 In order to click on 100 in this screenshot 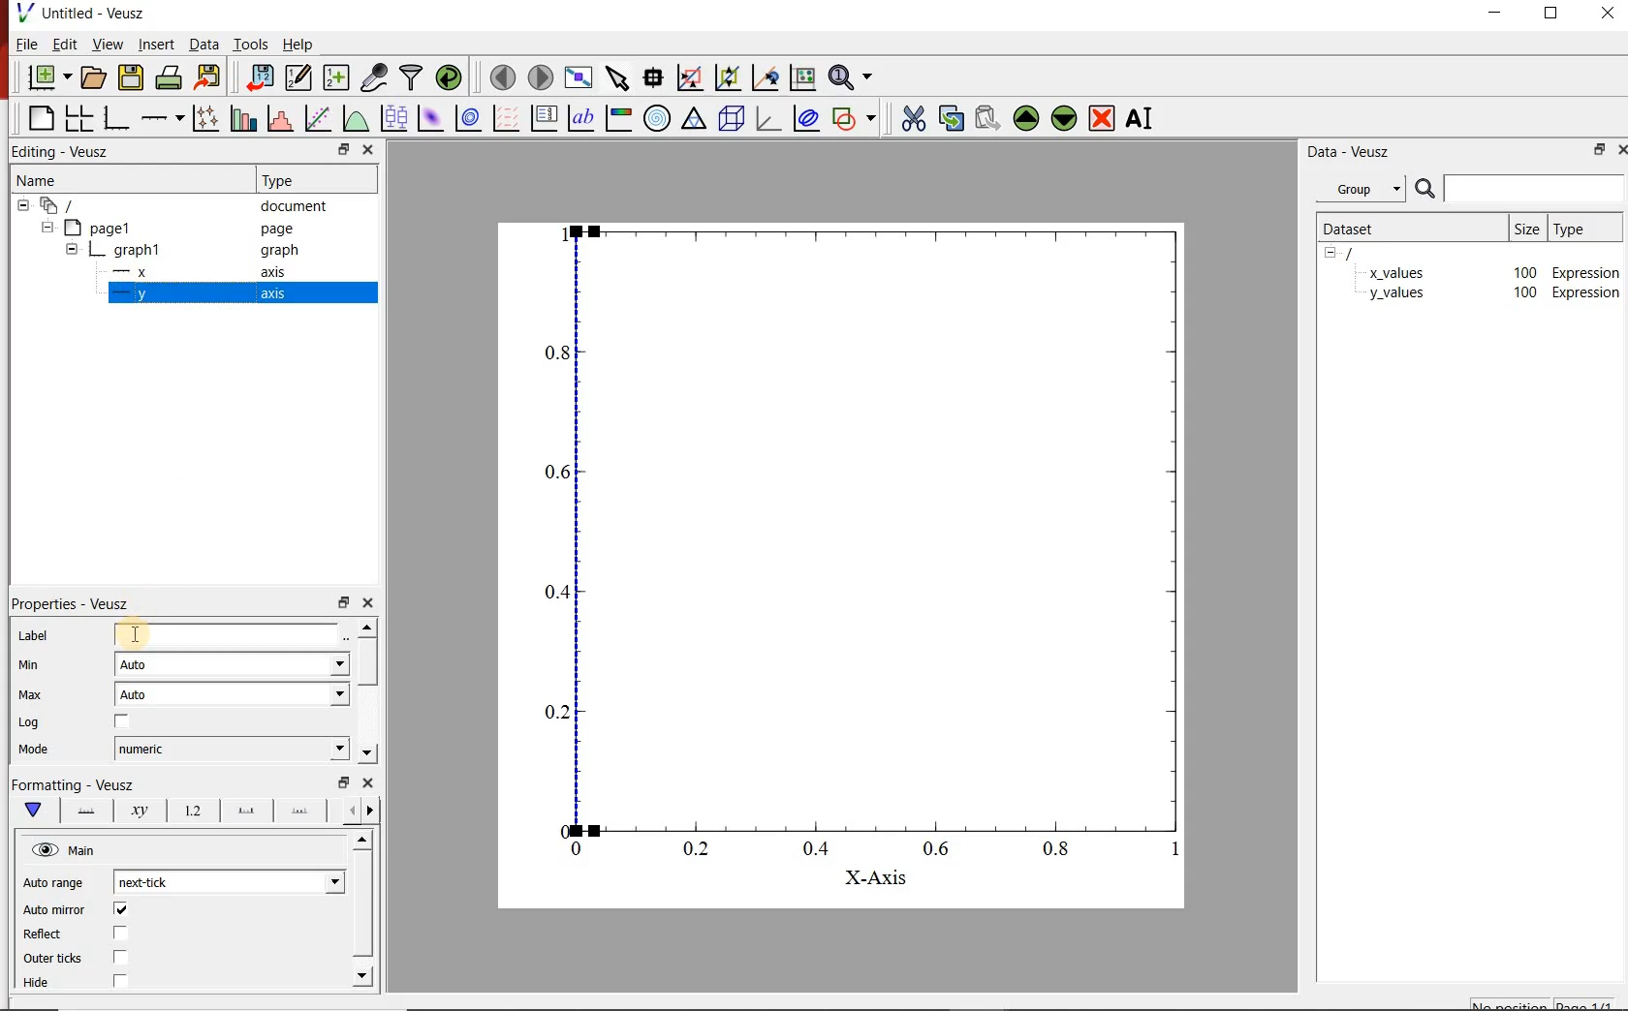, I will do `click(1524, 271)`.